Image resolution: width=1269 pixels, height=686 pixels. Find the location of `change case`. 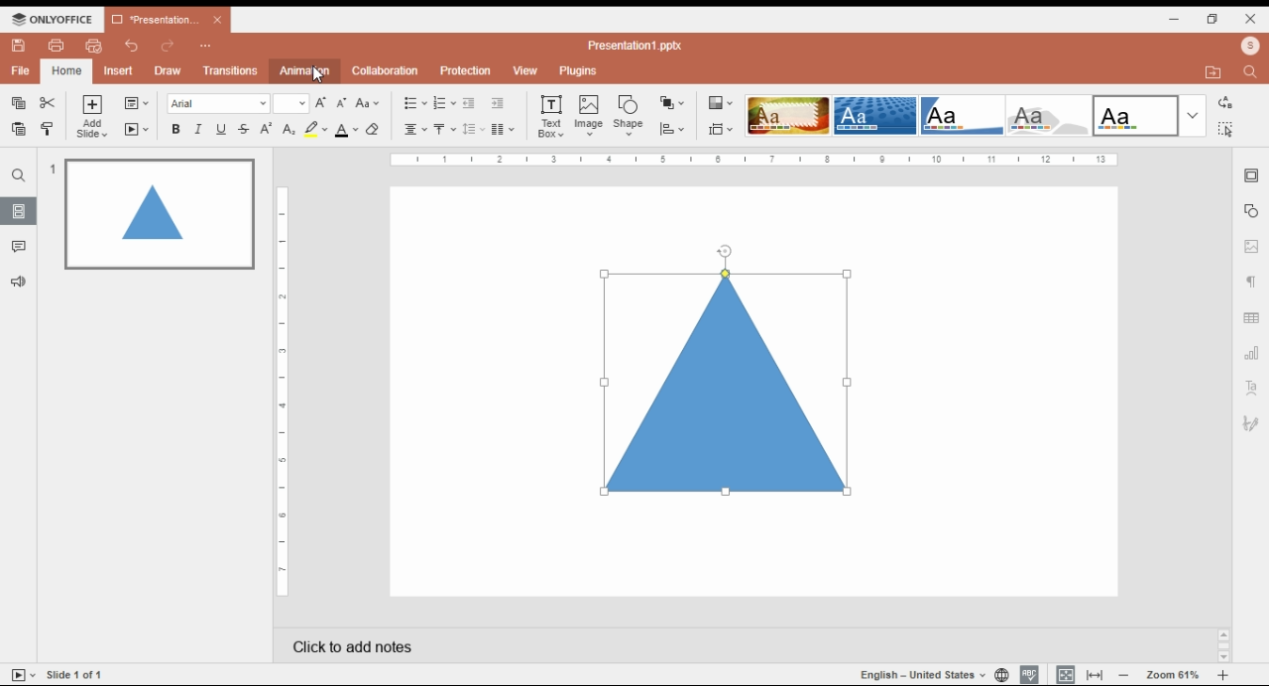

change case is located at coordinates (369, 103).